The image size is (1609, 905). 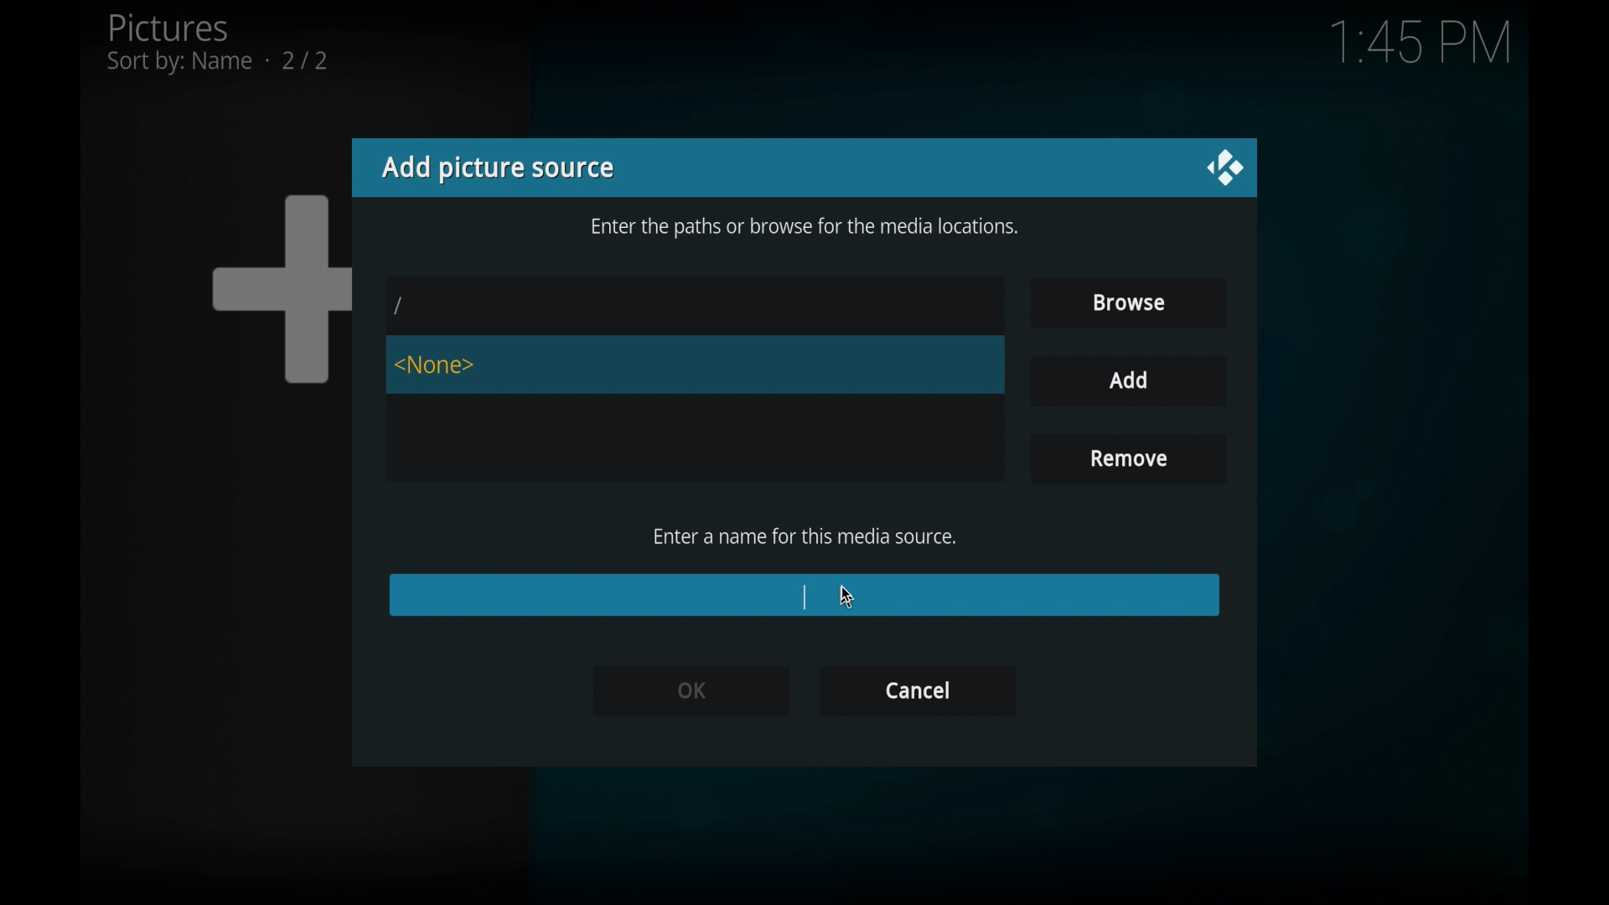 I want to click on empty field, so click(x=803, y=594).